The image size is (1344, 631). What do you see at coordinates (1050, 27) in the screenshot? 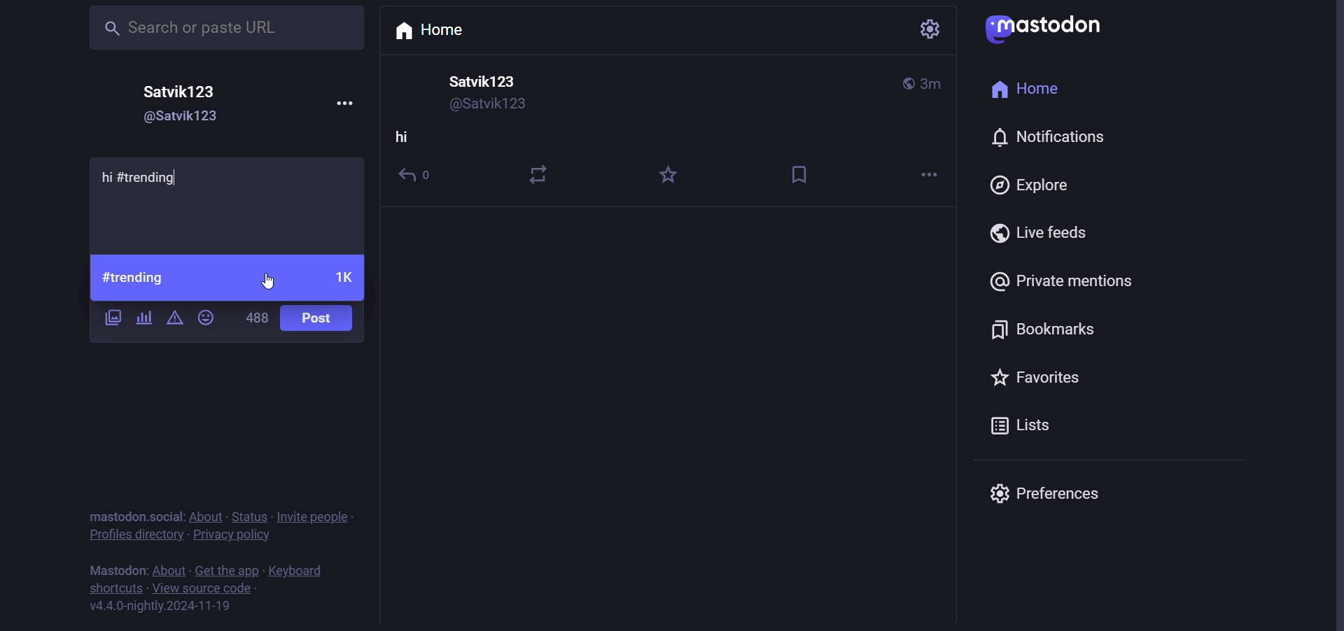
I see `mastodon` at bounding box center [1050, 27].